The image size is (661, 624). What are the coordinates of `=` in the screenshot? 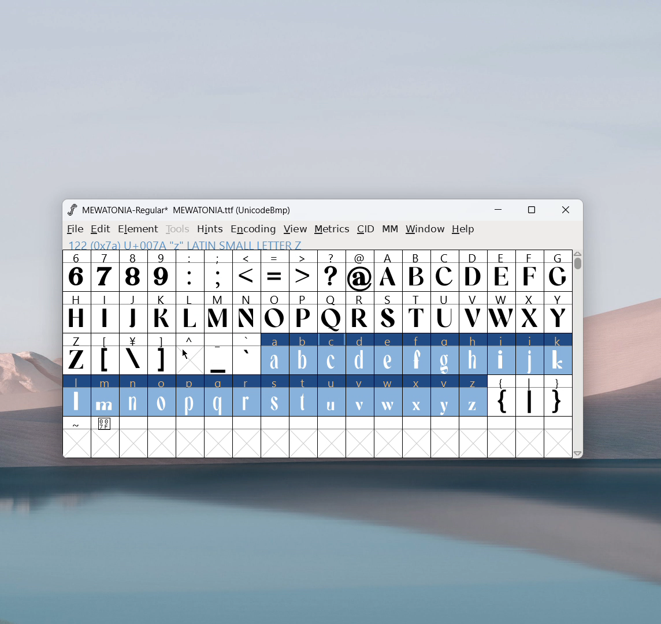 It's located at (275, 271).